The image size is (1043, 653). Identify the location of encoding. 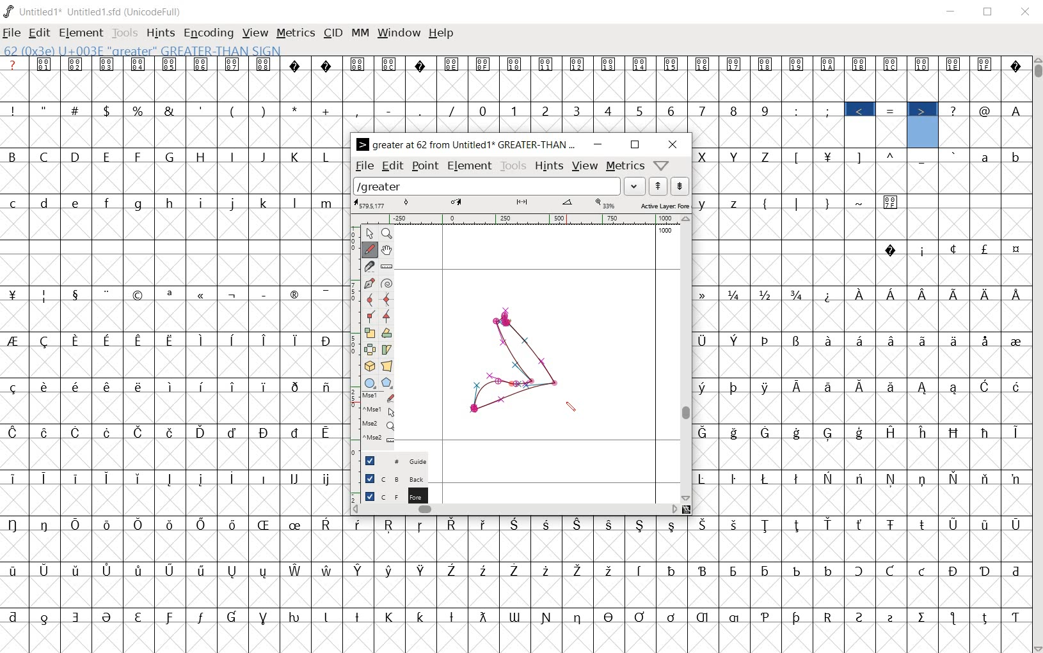
(207, 33).